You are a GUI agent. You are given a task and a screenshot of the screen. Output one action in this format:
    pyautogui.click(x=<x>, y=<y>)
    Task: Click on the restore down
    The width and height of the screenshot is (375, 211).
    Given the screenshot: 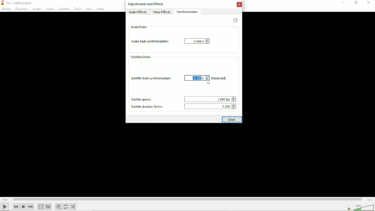 What is the action you would take?
    pyautogui.click(x=356, y=2)
    